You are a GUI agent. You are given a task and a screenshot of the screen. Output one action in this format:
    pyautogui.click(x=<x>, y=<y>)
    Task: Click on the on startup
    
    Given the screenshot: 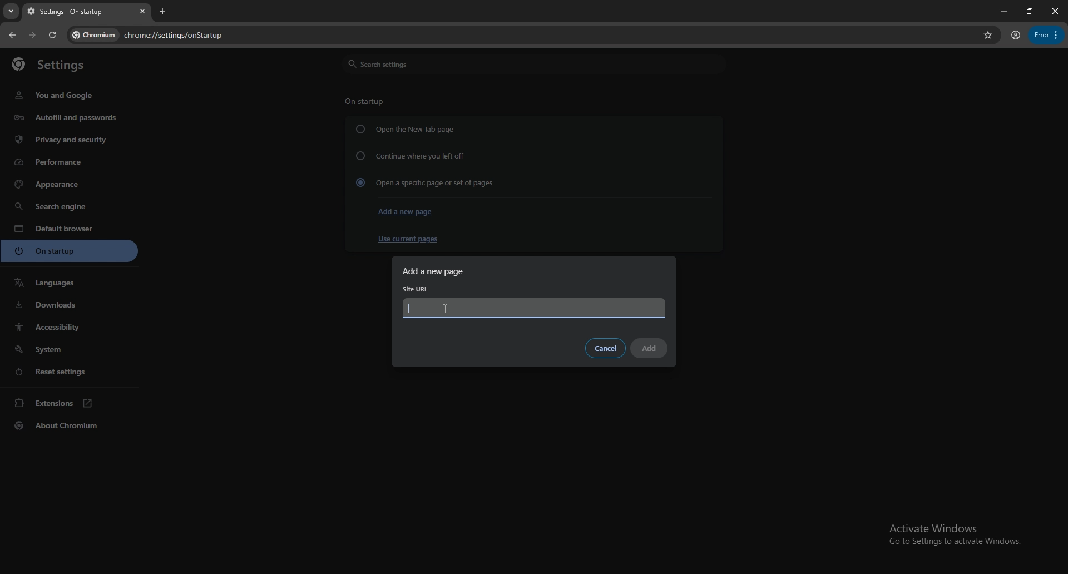 What is the action you would take?
    pyautogui.click(x=365, y=100)
    